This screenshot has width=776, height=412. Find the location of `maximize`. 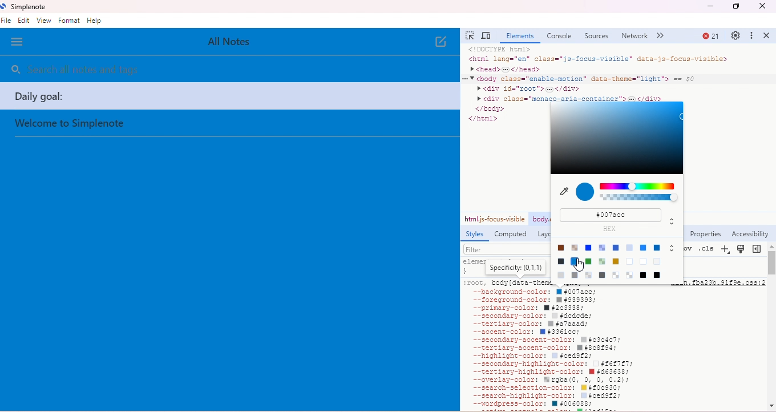

maximize is located at coordinates (737, 7).